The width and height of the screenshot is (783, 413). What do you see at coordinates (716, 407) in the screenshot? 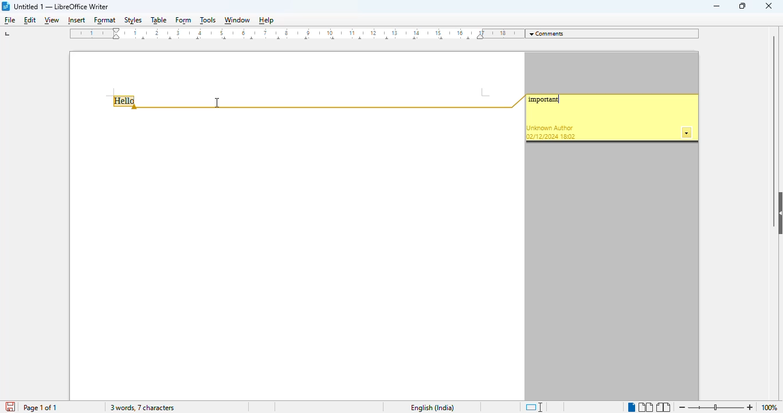
I see `zoom` at bounding box center [716, 407].